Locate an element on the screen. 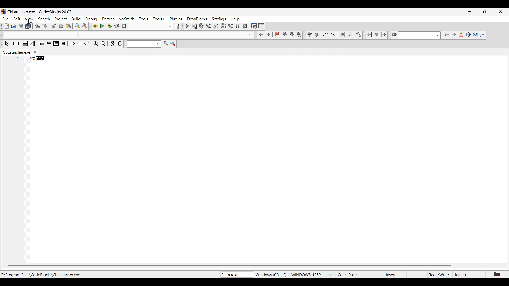 The width and height of the screenshot is (509, 286). Cut is located at coordinates (54, 26).